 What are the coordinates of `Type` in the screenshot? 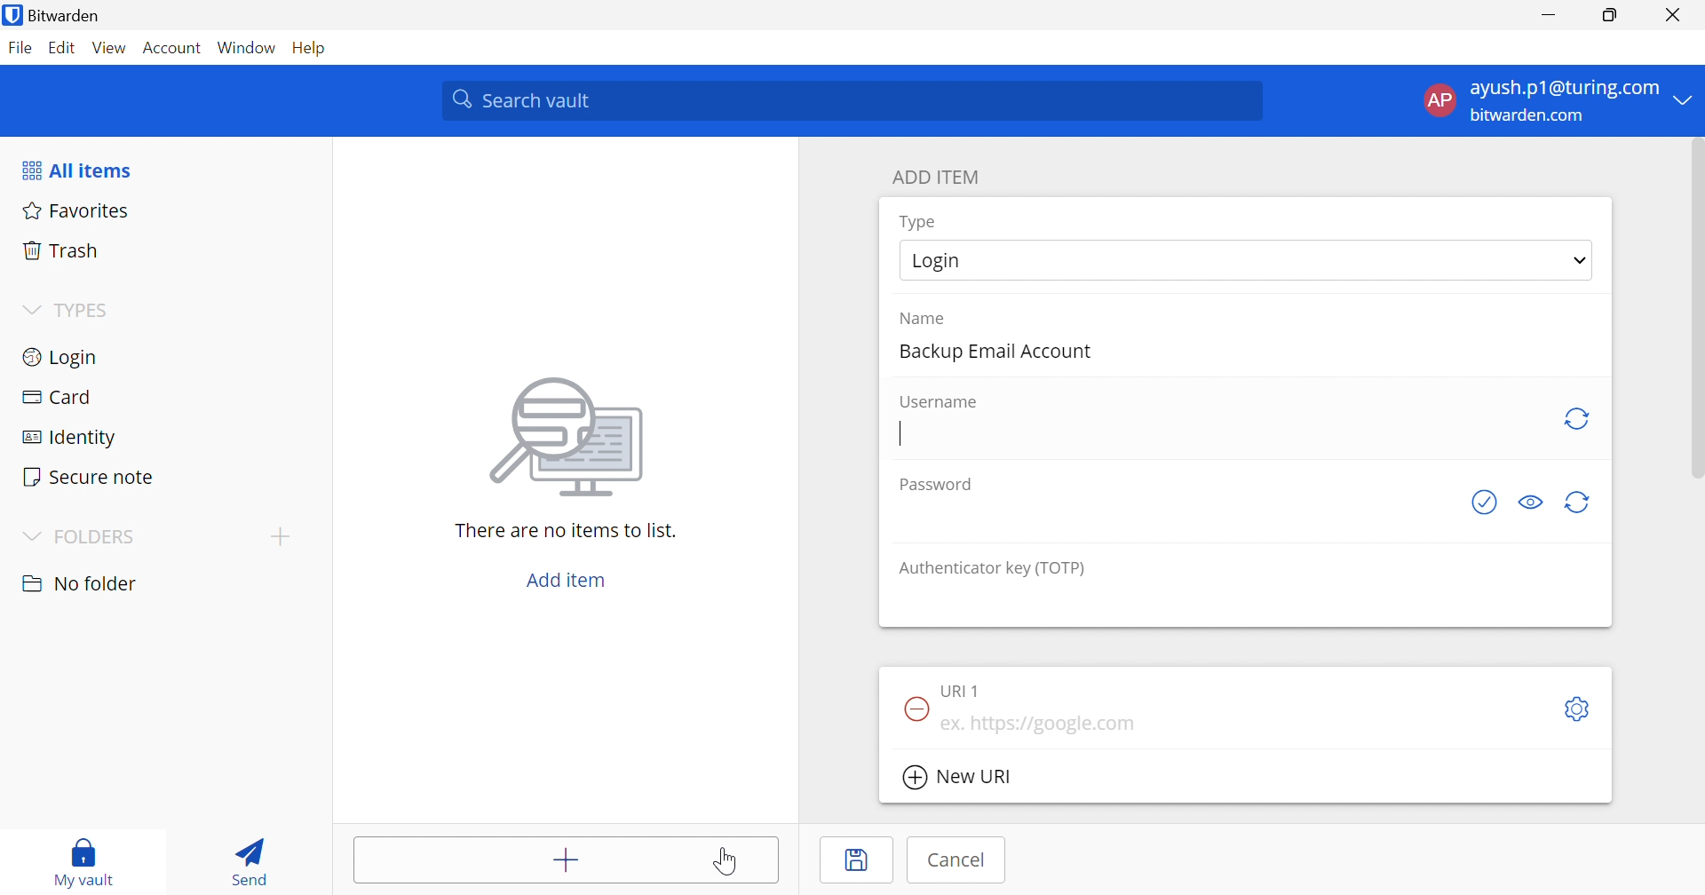 It's located at (920, 223).